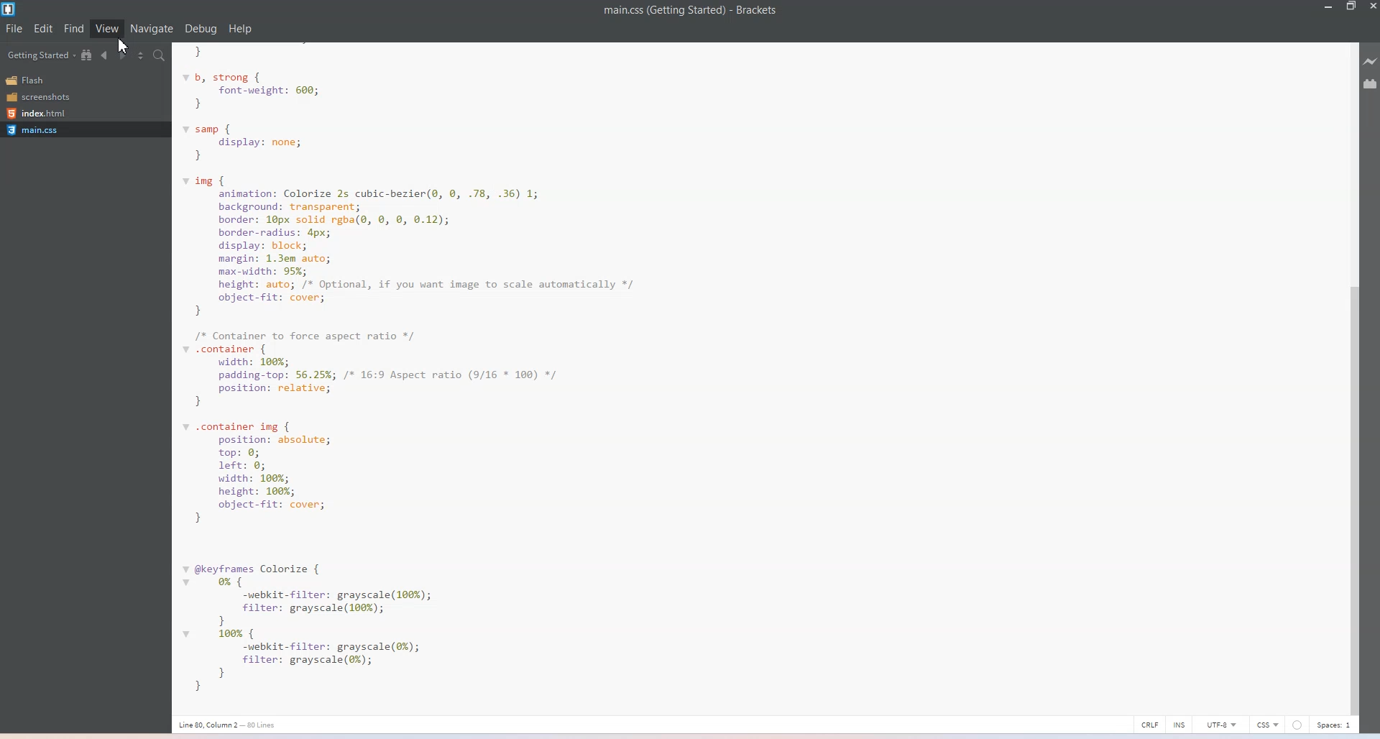  What do you see at coordinates (74, 28) in the screenshot?
I see `Find` at bounding box center [74, 28].